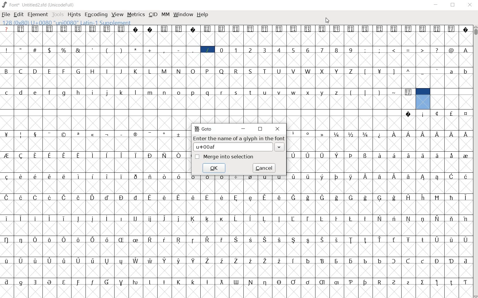 This screenshot has width=478, height=298. Describe the element at coordinates (308, 176) in the screenshot. I see `Symbol` at that location.